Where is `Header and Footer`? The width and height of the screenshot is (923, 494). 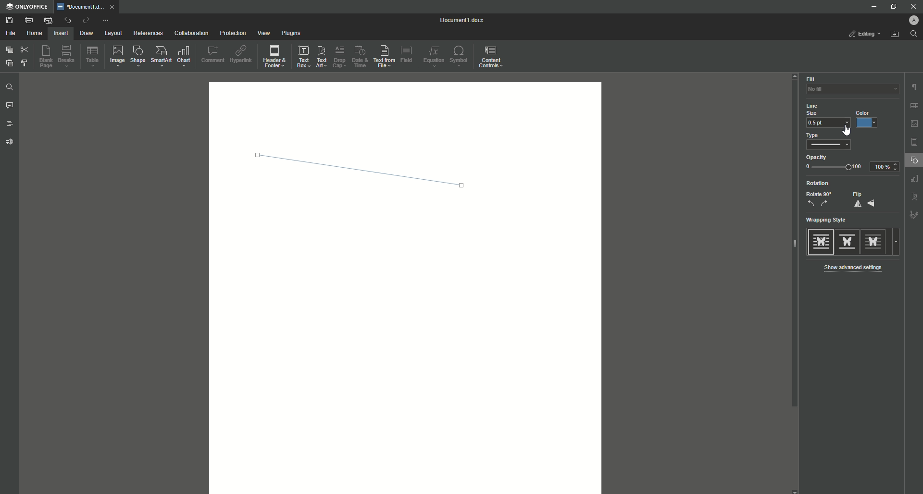
Header and Footer is located at coordinates (275, 57).